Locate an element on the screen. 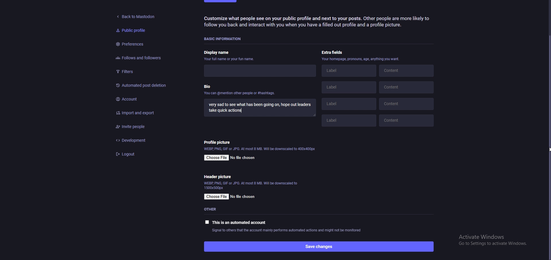 The width and height of the screenshot is (551, 260). this is an automated account is located at coordinates (236, 222).